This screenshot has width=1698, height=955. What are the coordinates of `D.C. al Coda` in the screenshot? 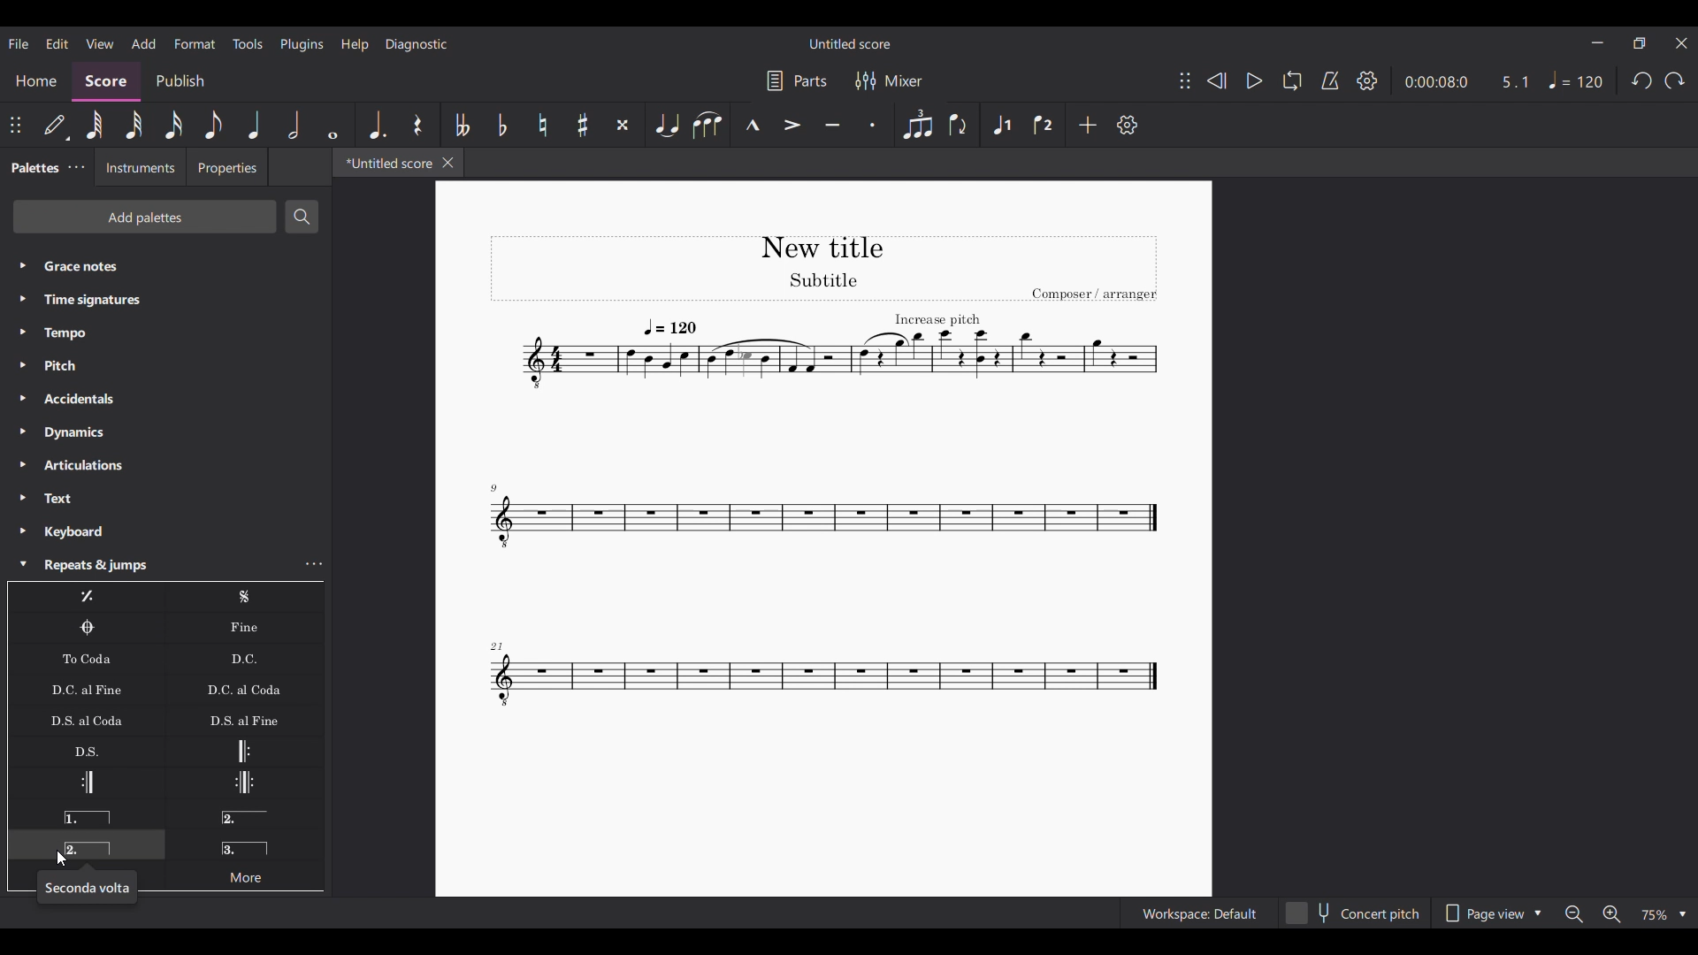 It's located at (245, 690).